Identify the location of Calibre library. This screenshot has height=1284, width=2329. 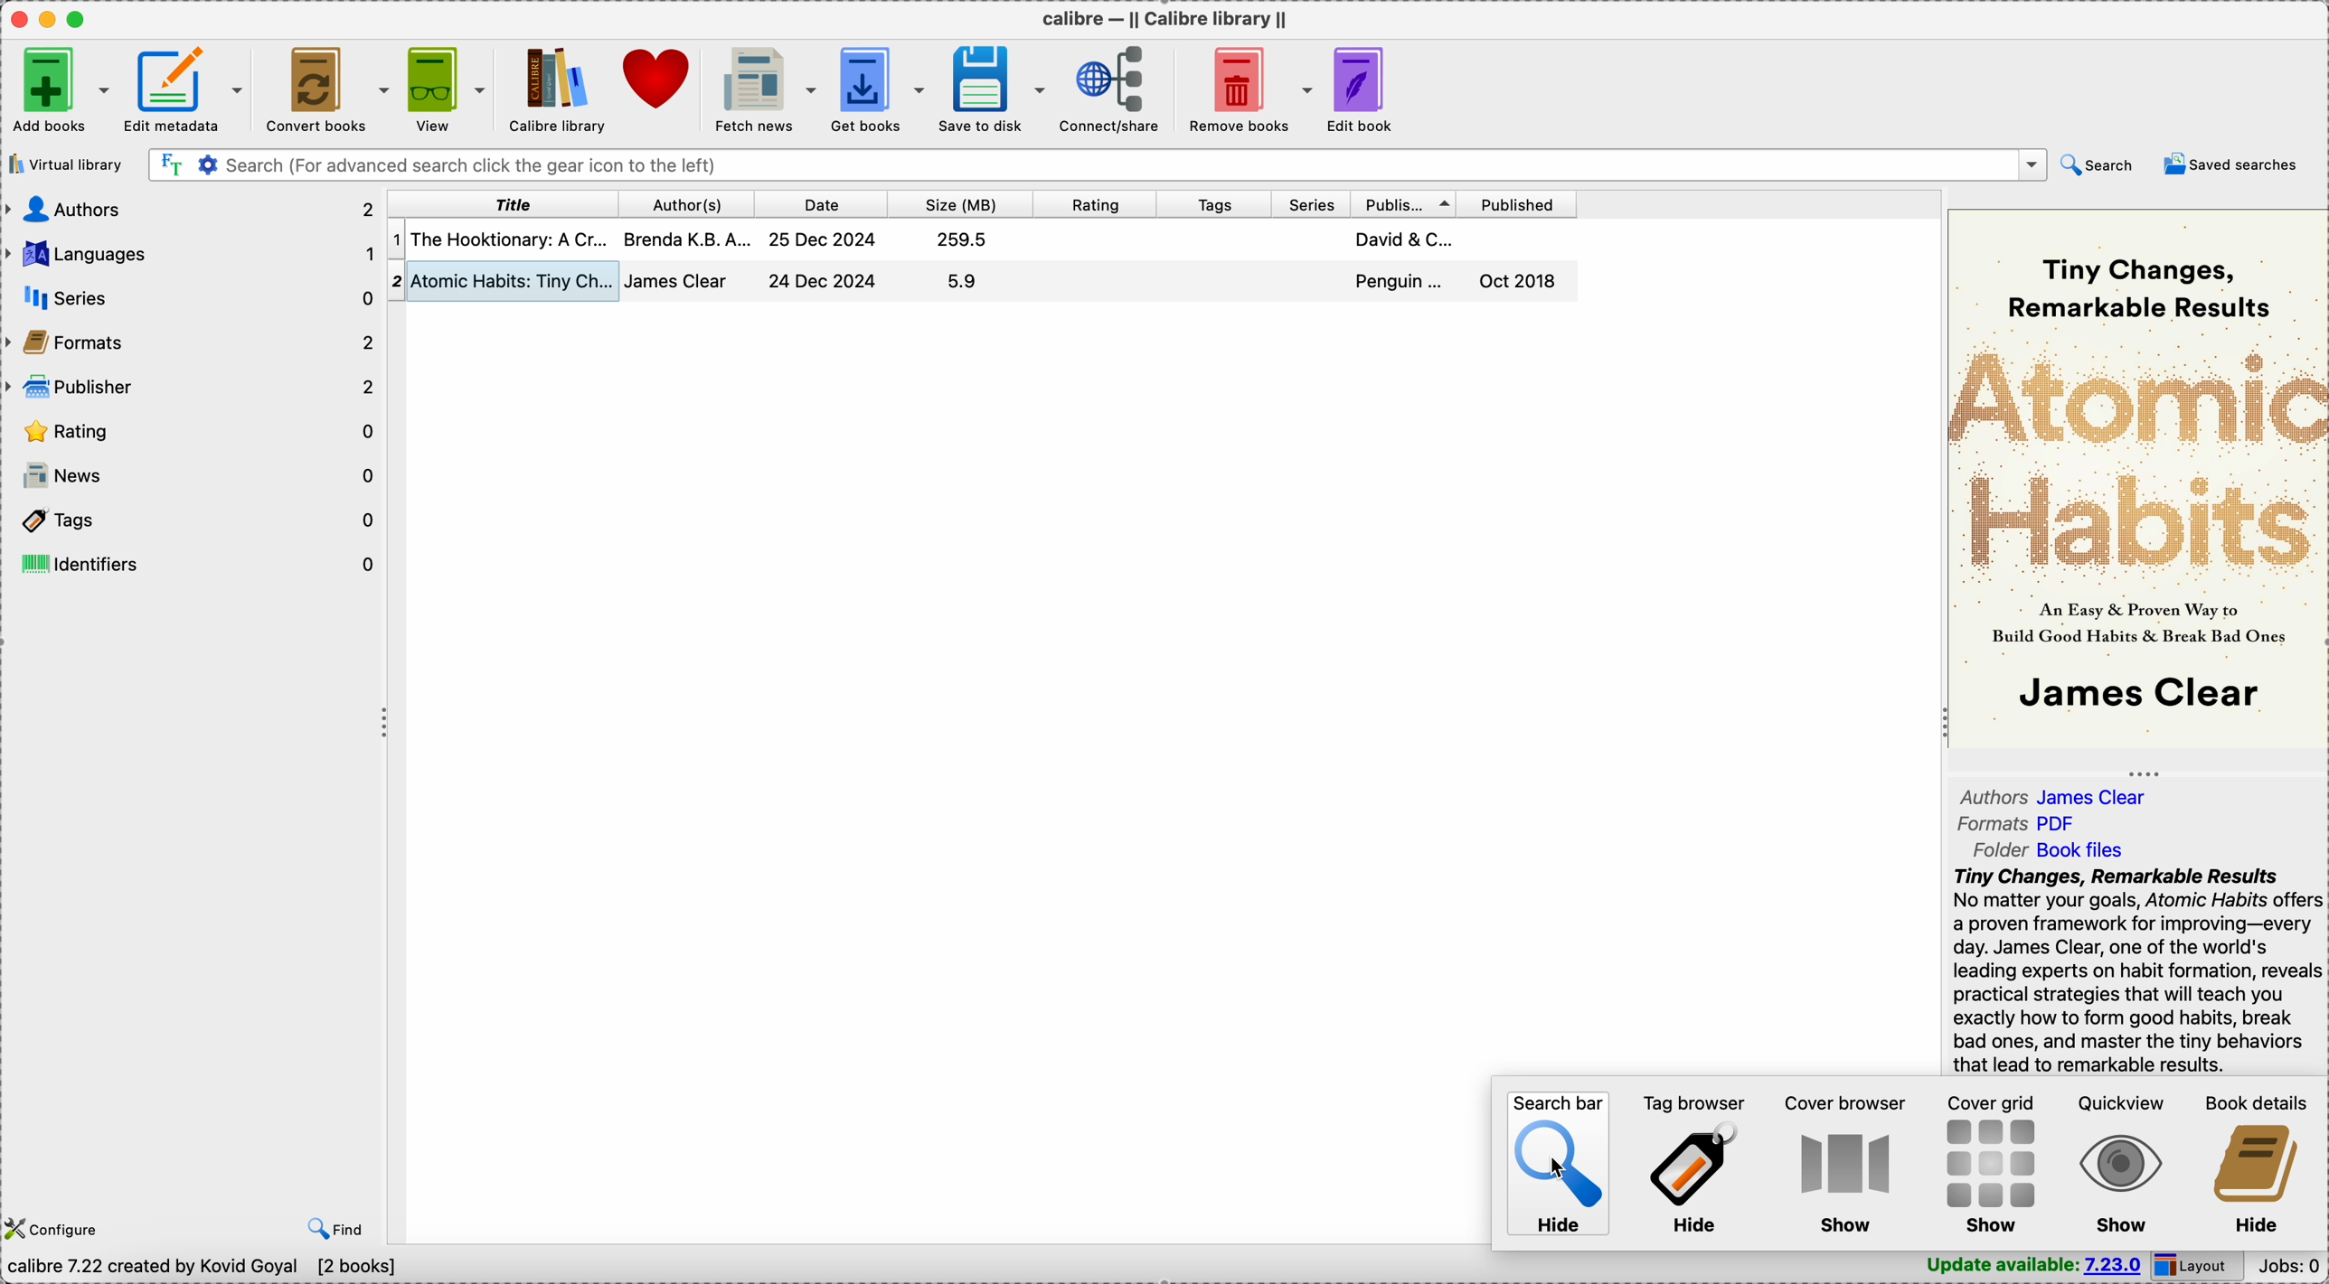
(561, 90).